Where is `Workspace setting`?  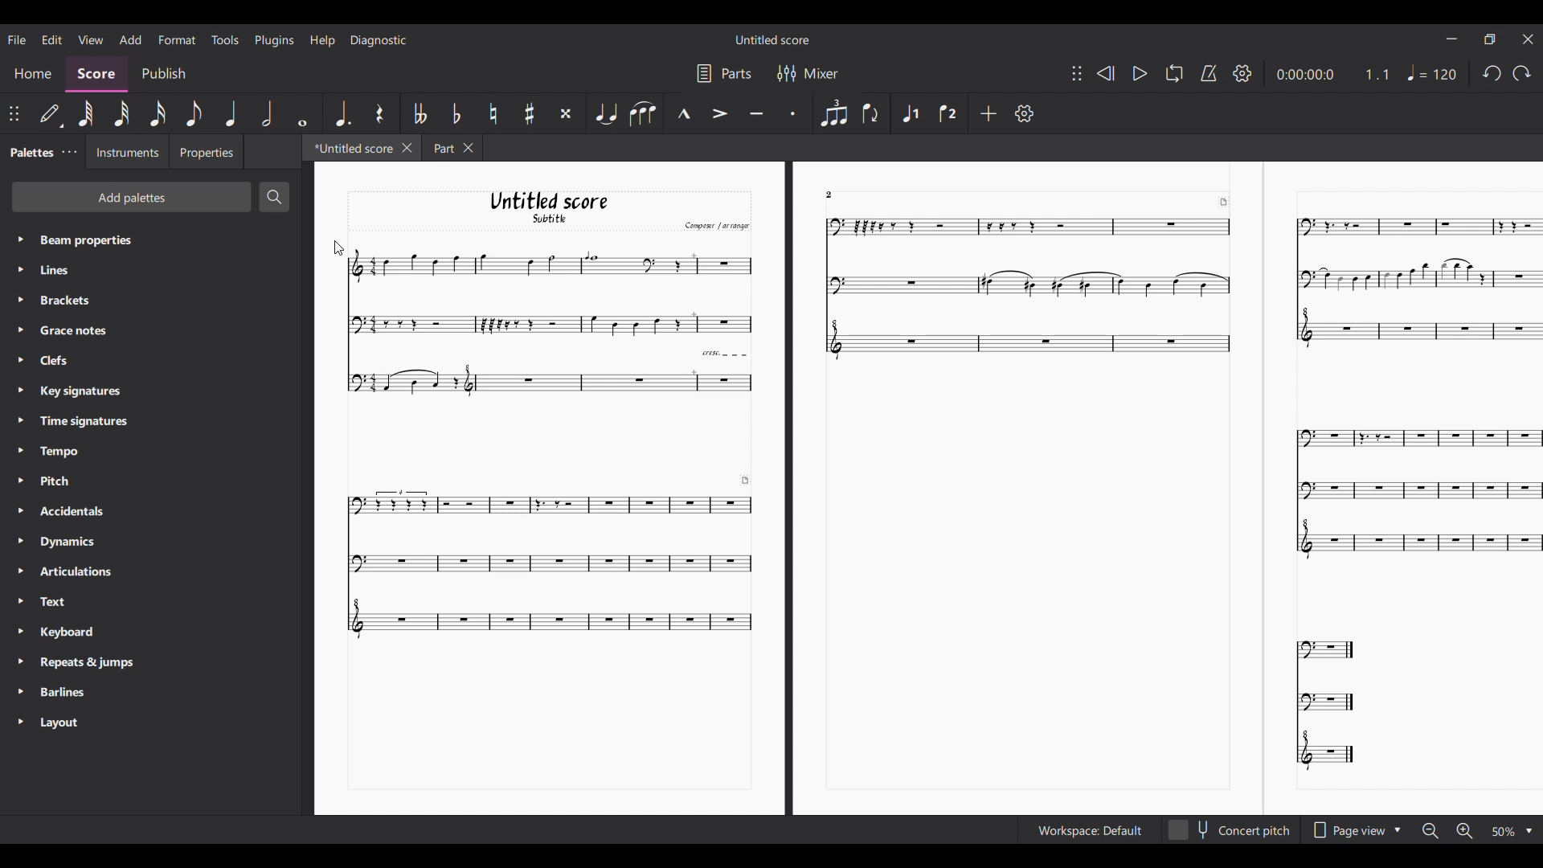 Workspace setting is located at coordinates (1089, 830).